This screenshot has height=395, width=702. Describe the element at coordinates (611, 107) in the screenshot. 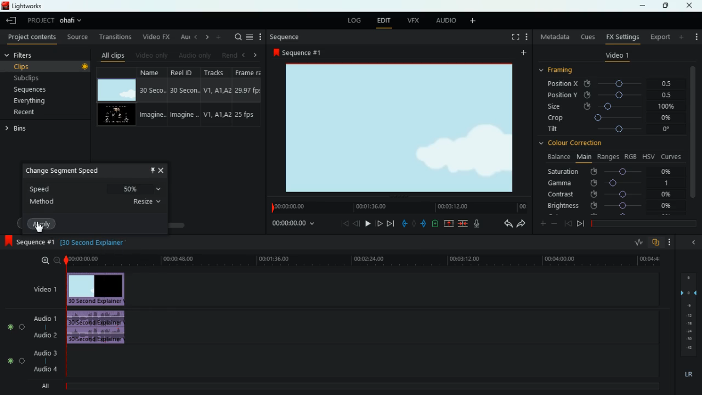

I see `size` at that location.